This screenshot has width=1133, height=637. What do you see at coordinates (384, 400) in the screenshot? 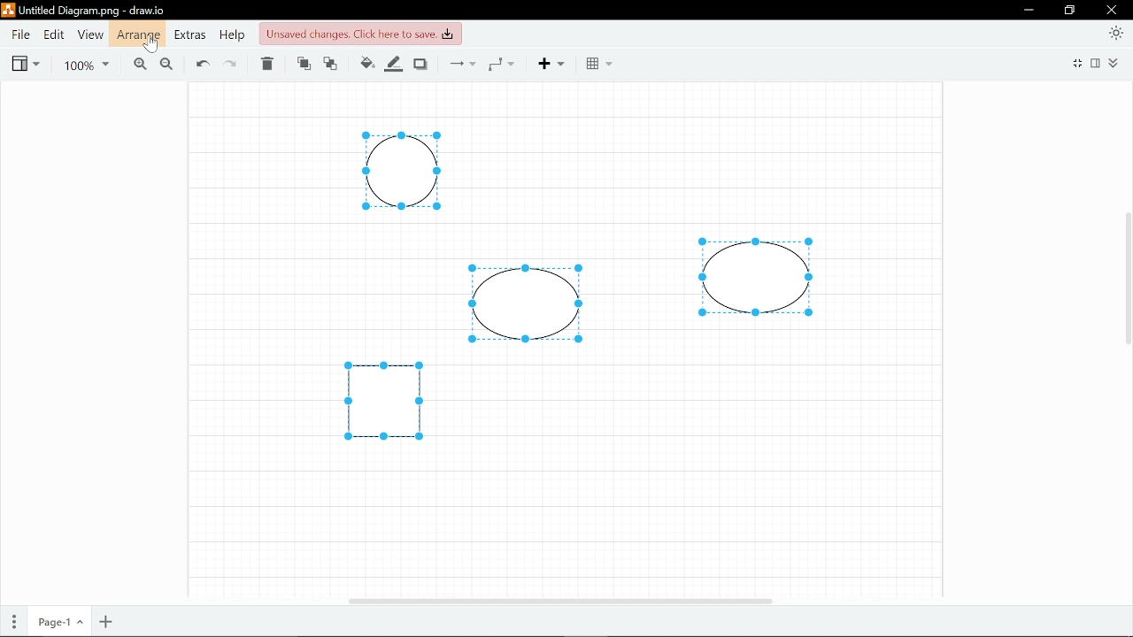
I see `Diagram` at bounding box center [384, 400].